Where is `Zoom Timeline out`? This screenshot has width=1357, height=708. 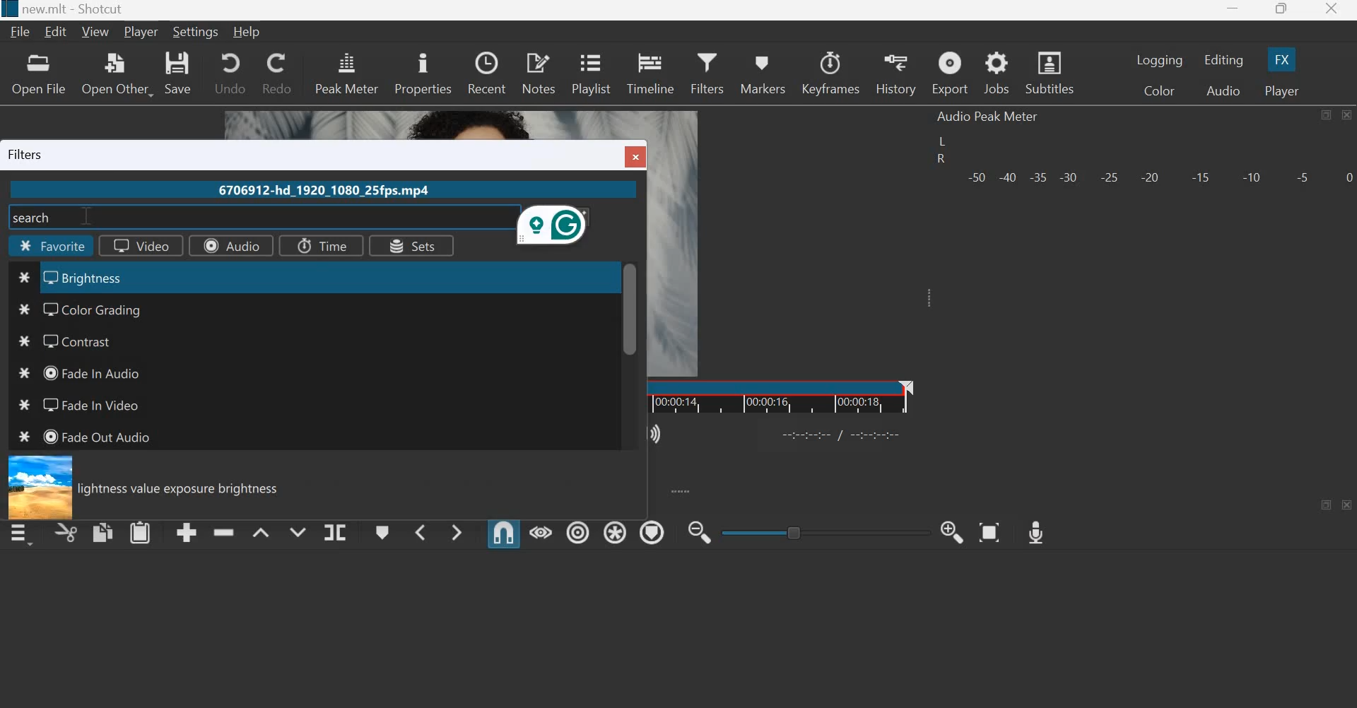
Zoom Timeline out is located at coordinates (698, 533).